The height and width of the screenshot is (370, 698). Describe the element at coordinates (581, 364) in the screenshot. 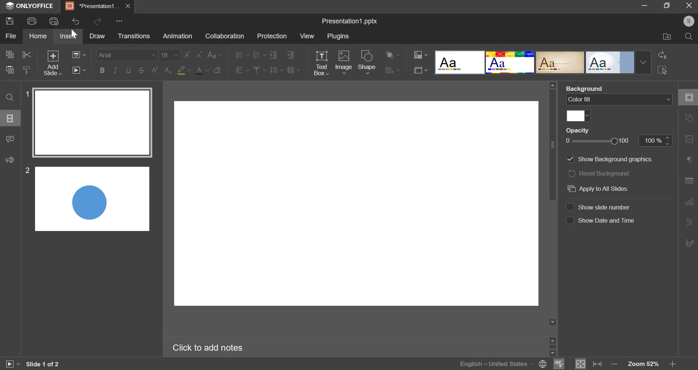

I see `fit to slide` at that location.